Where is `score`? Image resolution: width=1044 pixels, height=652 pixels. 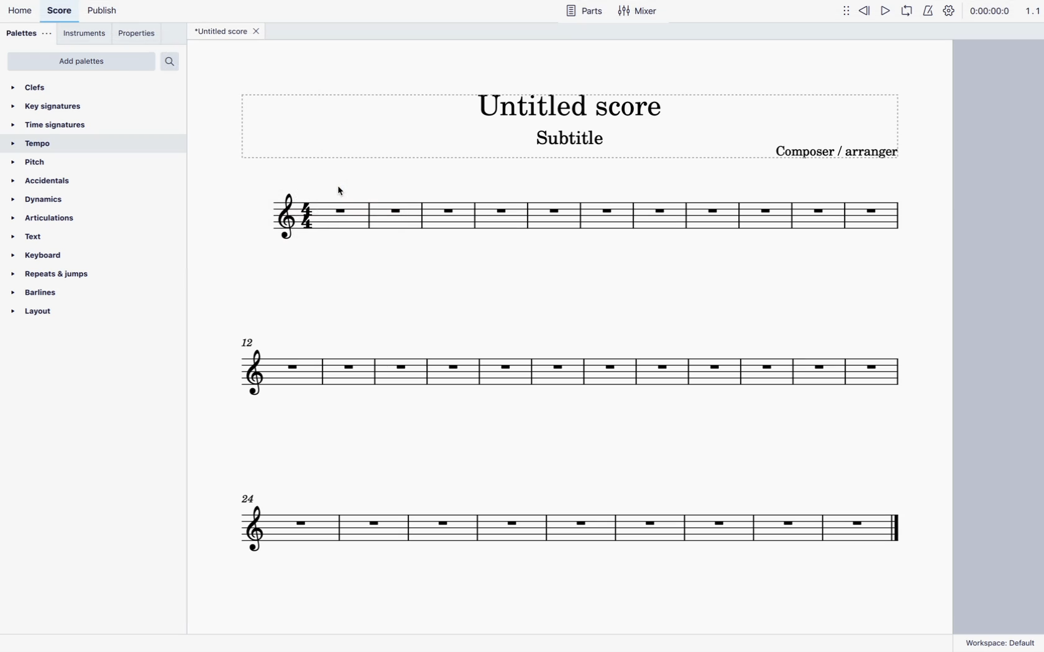
score is located at coordinates (569, 378).